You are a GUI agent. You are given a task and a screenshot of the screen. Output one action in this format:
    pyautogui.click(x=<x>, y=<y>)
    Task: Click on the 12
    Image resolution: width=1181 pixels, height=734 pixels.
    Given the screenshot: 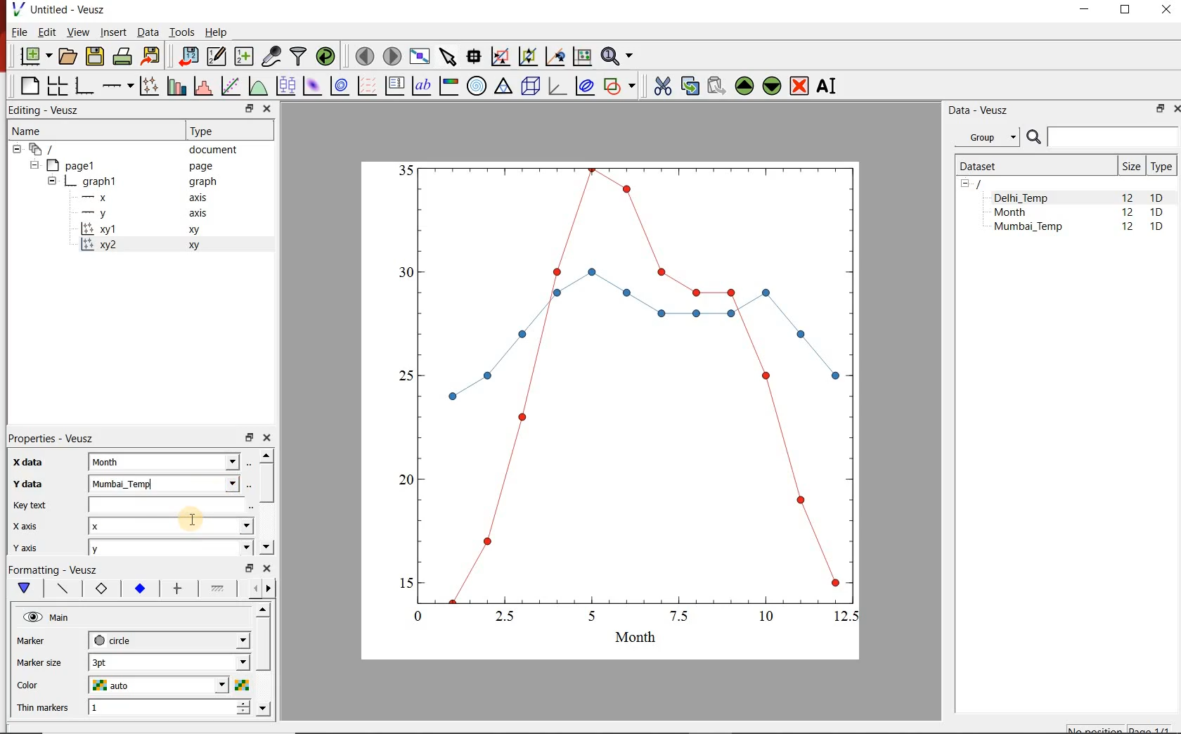 What is the action you would take?
    pyautogui.click(x=1129, y=228)
    